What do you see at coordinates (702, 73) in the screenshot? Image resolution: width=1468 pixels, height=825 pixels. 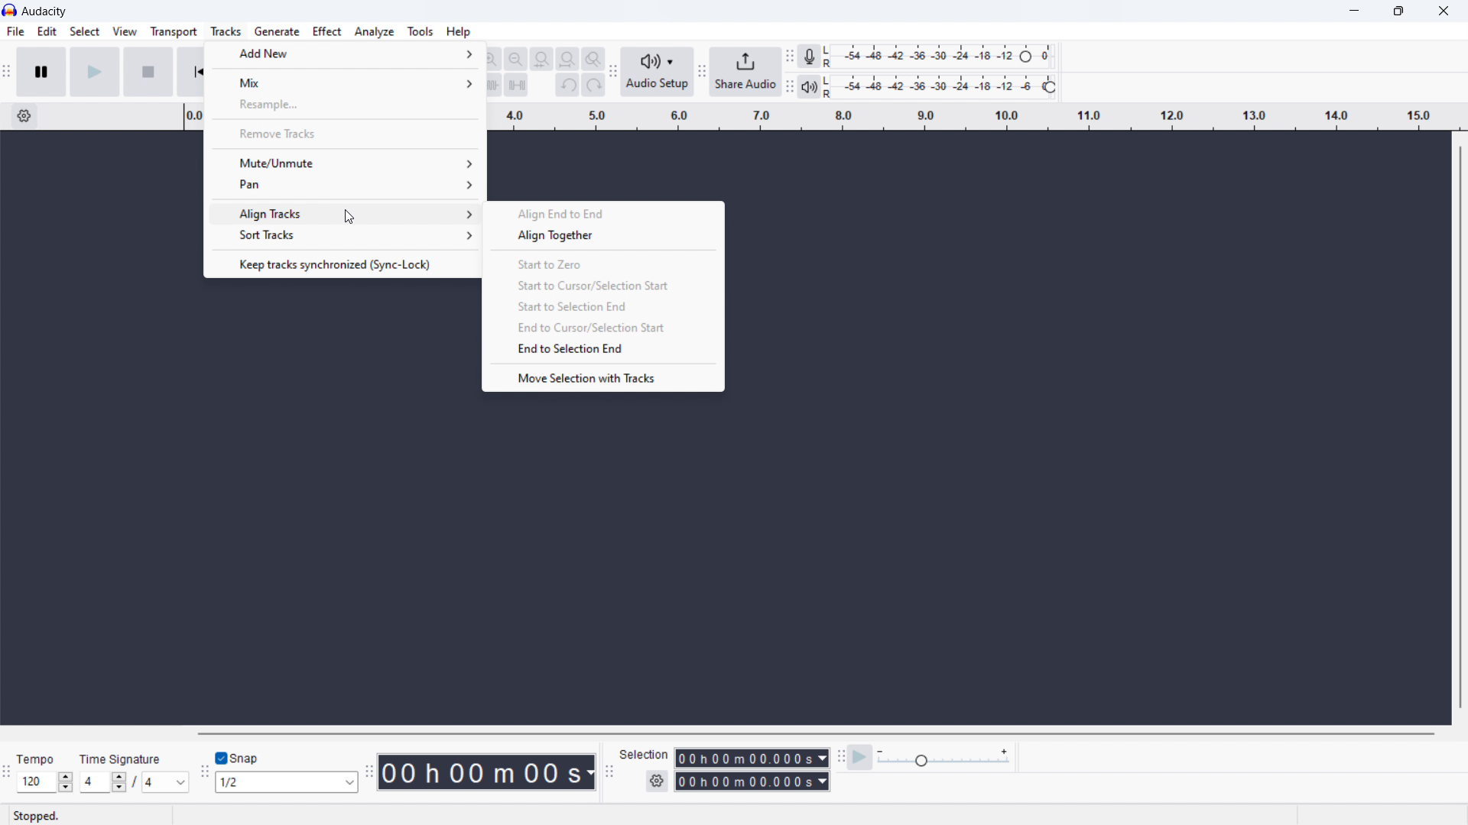 I see `share audio toolbar` at bounding box center [702, 73].